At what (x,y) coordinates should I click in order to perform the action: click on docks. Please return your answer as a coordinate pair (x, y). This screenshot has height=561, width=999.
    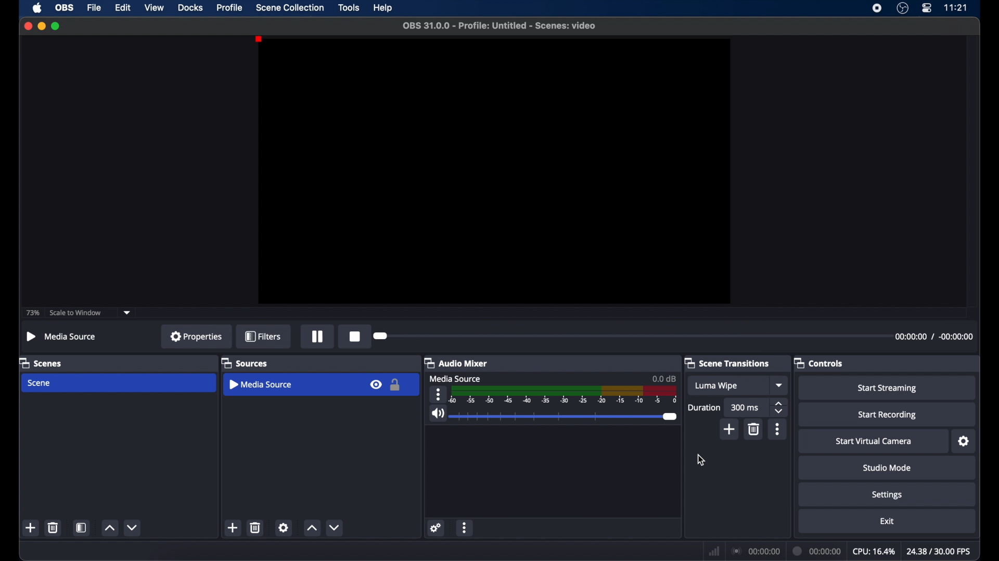
    Looking at the image, I should click on (191, 8).